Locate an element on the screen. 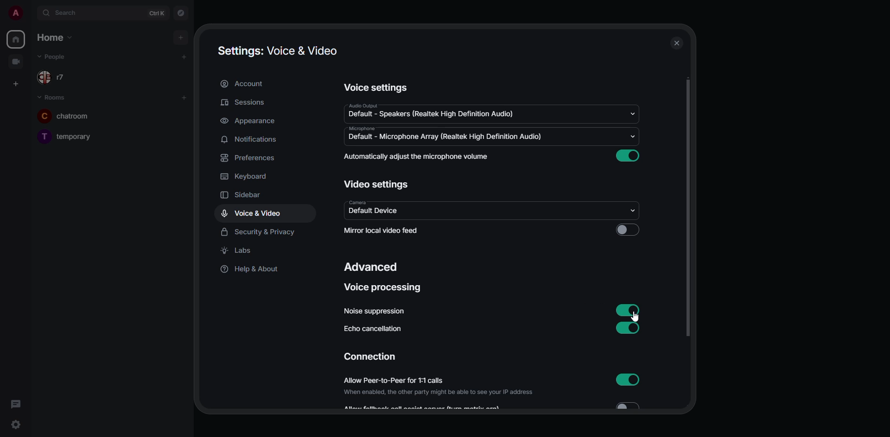 Image resolution: width=890 pixels, height=437 pixels. drop down is located at coordinates (634, 211).